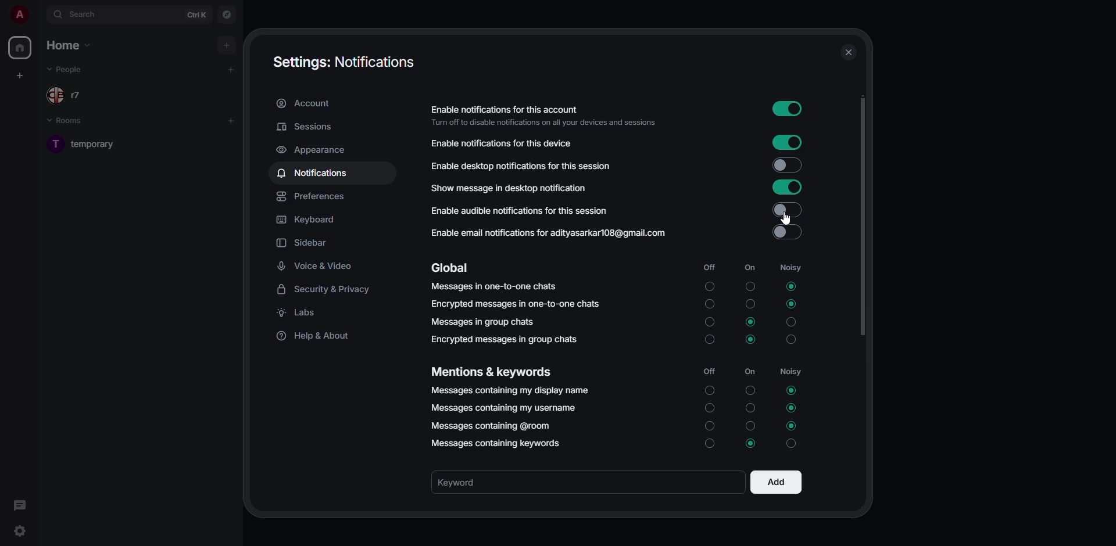  I want to click on ctrl K, so click(196, 15).